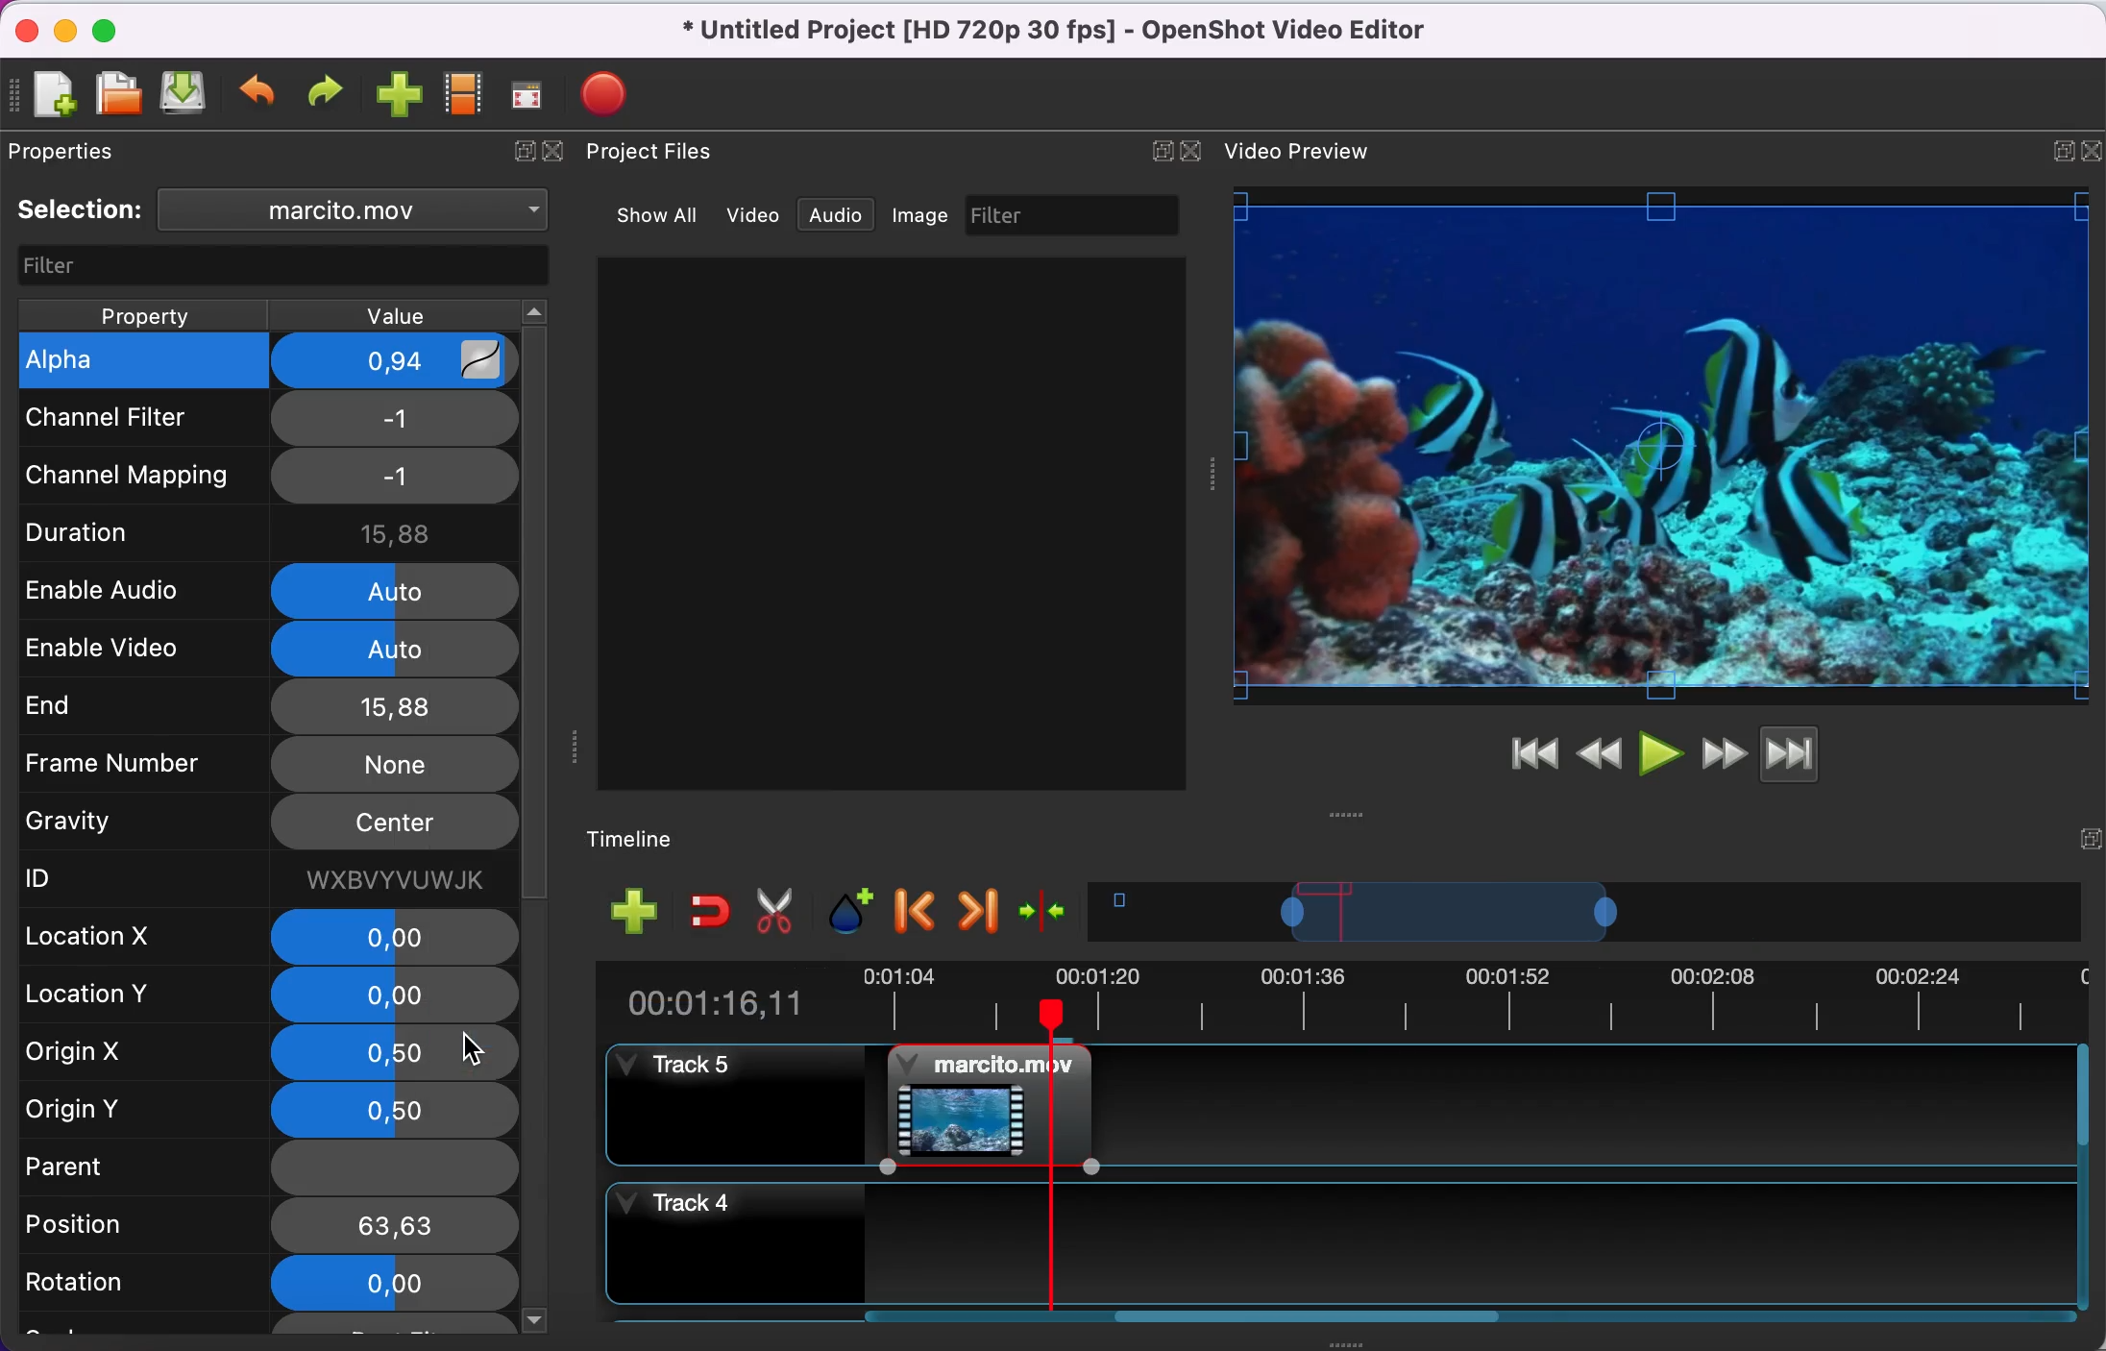 This screenshot has height=1351, width=2106. What do you see at coordinates (399, 94) in the screenshot?
I see `import file` at bounding box center [399, 94].